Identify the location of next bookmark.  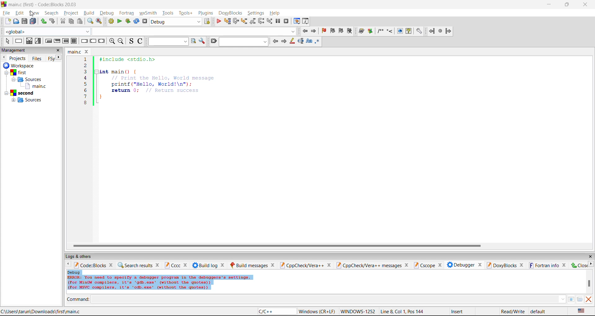
(342, 30).